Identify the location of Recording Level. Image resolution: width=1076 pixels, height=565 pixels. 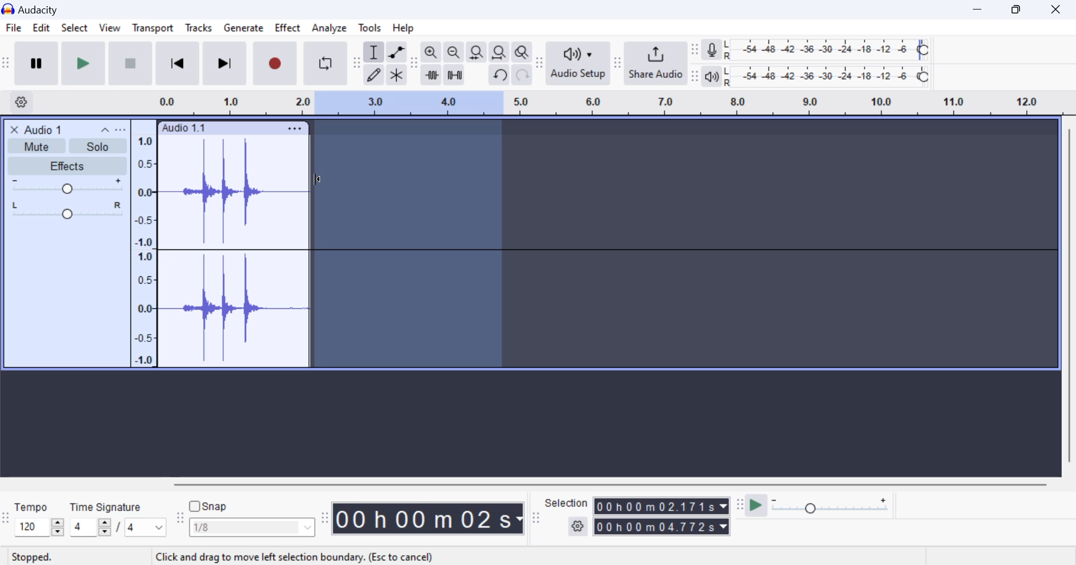
(827, 50).